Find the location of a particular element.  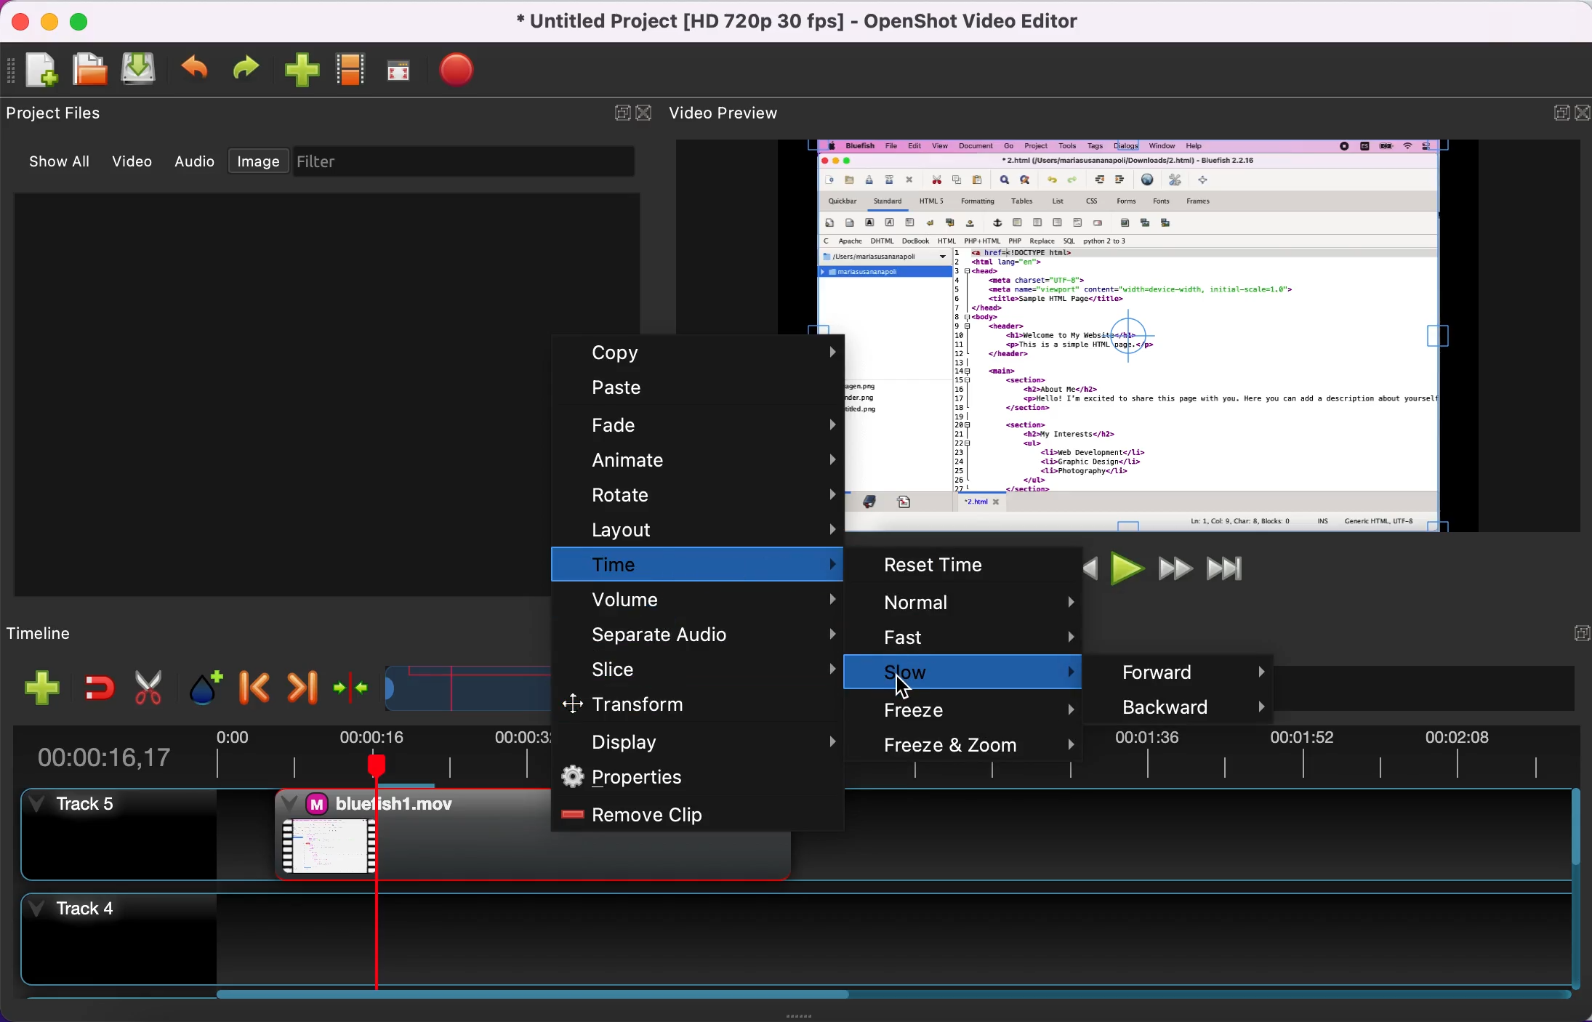

forward is located at coordinates (1190, 669).